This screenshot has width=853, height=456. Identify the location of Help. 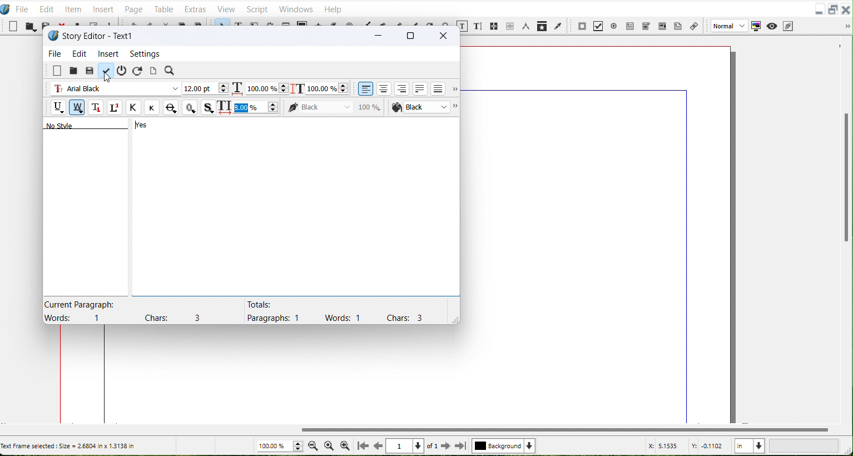
(333, 8).